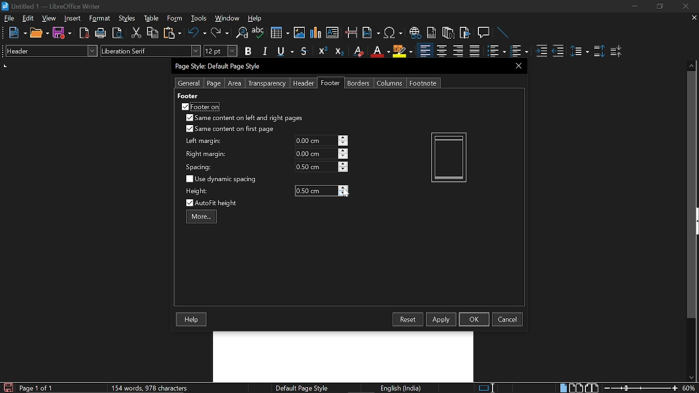  I want to click on Apply, so click(441, 319).